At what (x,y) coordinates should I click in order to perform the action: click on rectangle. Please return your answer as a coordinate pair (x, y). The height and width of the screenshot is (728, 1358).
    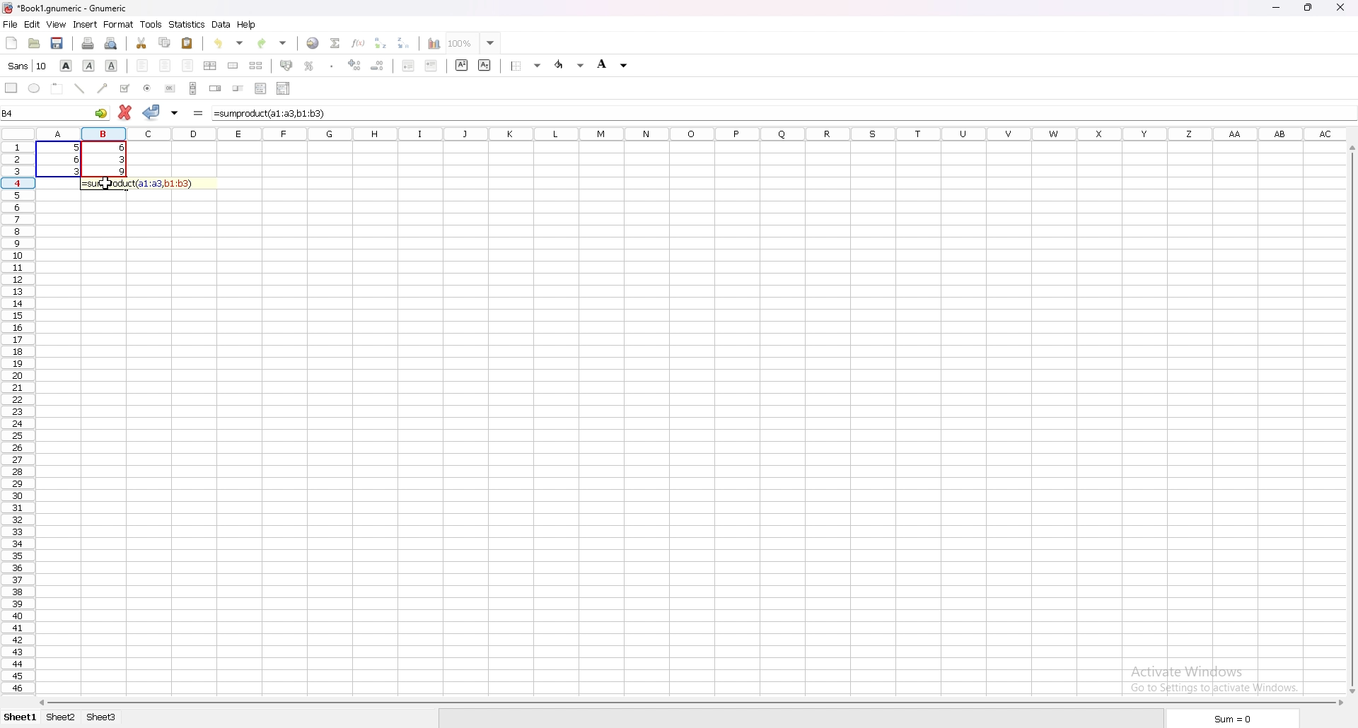
    Looking at the image, I should click on (11, 88).